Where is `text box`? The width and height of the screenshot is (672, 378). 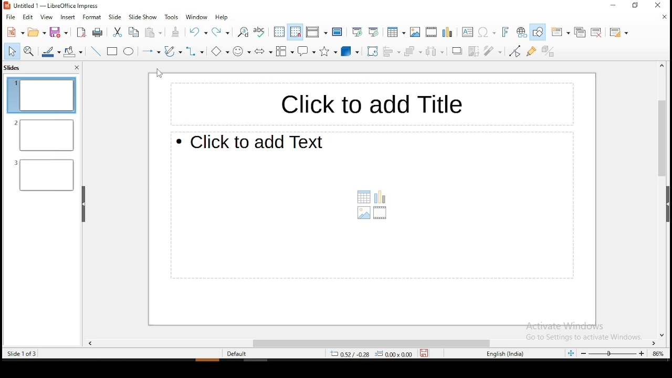
text box is located at coordinates (370, 208).